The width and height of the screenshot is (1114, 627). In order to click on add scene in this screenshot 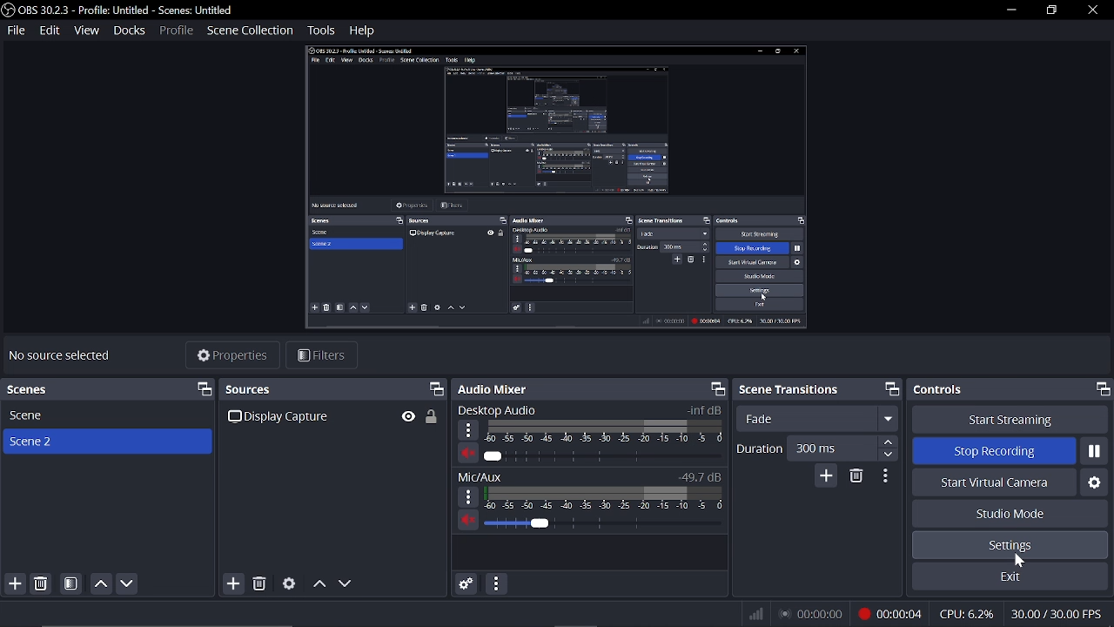, I will do `click(13, 585)`.